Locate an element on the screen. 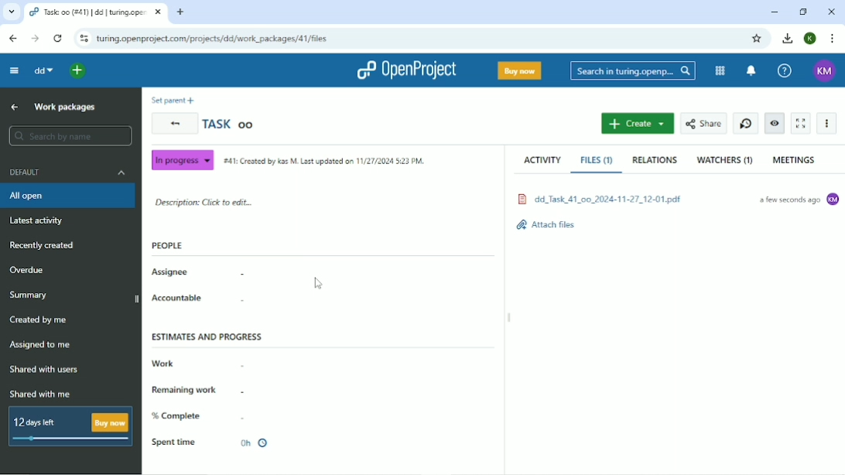 The image size is (845, 475). KM is located at coordinates (826, 71).